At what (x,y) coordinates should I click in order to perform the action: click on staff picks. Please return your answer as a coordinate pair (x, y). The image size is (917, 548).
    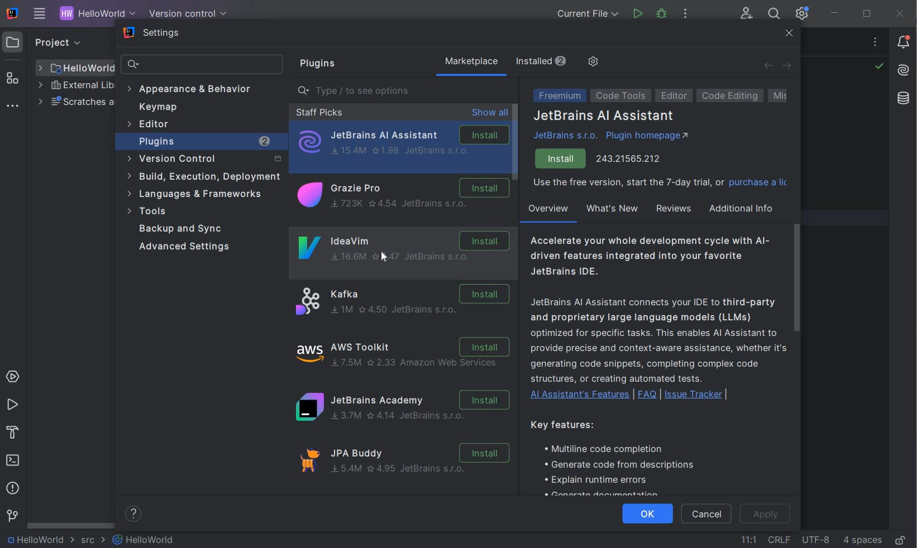
    Looking at the image, I should click on (319, 112).